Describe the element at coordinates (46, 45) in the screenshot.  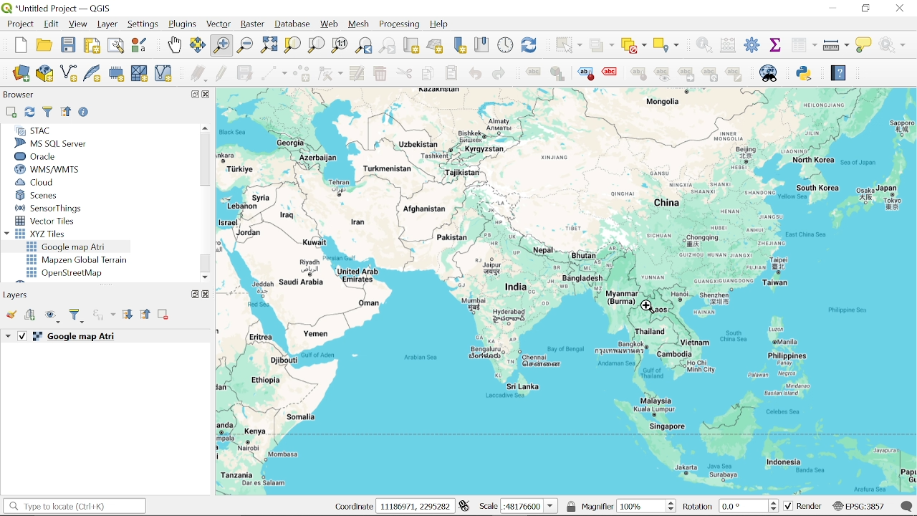
I see `Open project` at that location.